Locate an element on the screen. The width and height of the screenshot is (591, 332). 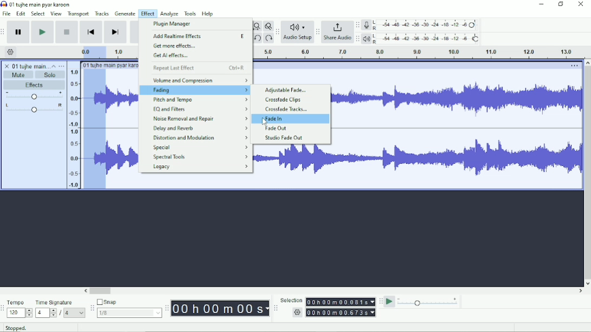
Playback speed is located at coordinates (428, 303).